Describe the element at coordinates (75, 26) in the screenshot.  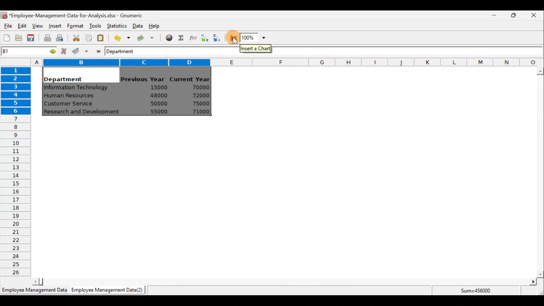
I see `Format` at that location.